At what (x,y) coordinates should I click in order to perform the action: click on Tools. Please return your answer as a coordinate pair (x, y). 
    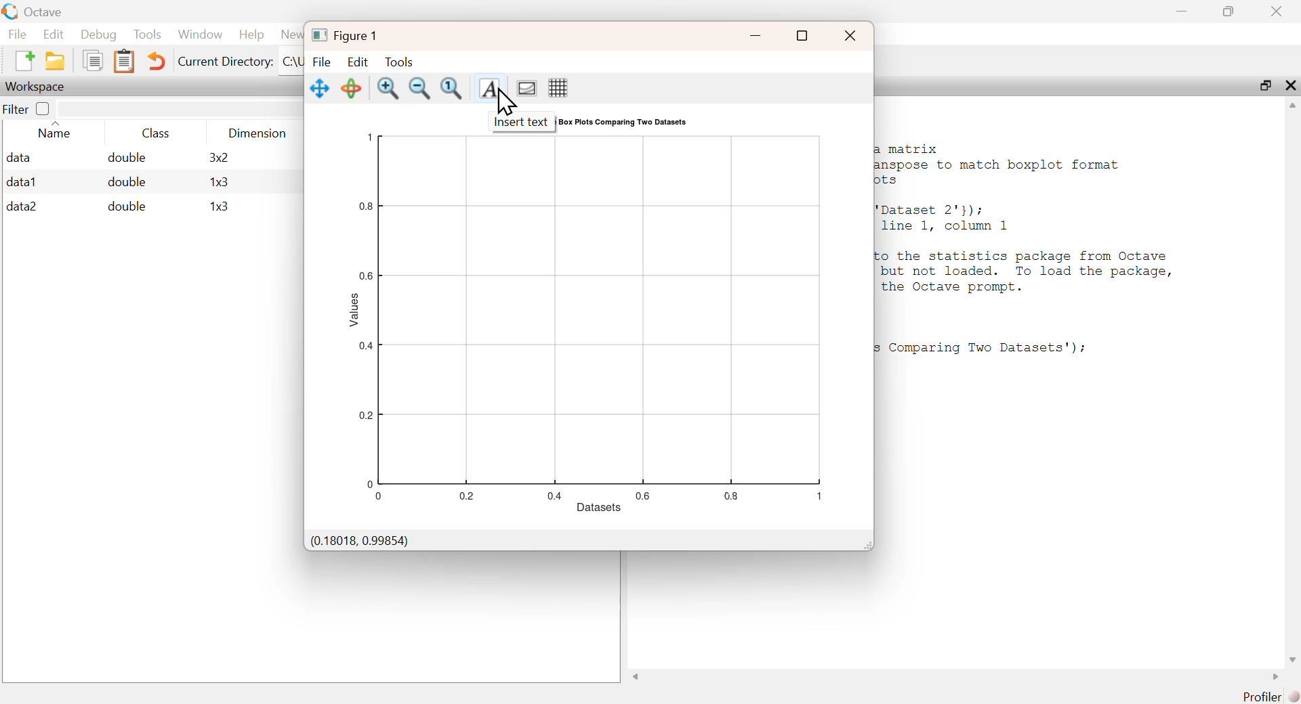
    Looking at the image, I should click on (402, 62).